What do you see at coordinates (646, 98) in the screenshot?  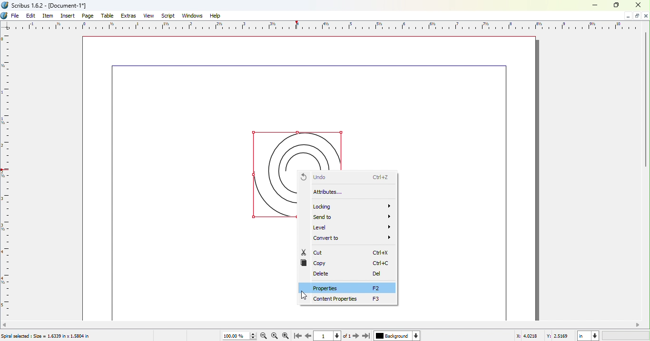 I see `Vertical scroll bar` at bounding box center [646, 98].